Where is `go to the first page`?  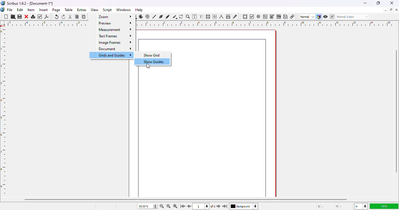
go to the first page is located at coordinates (183, 206).